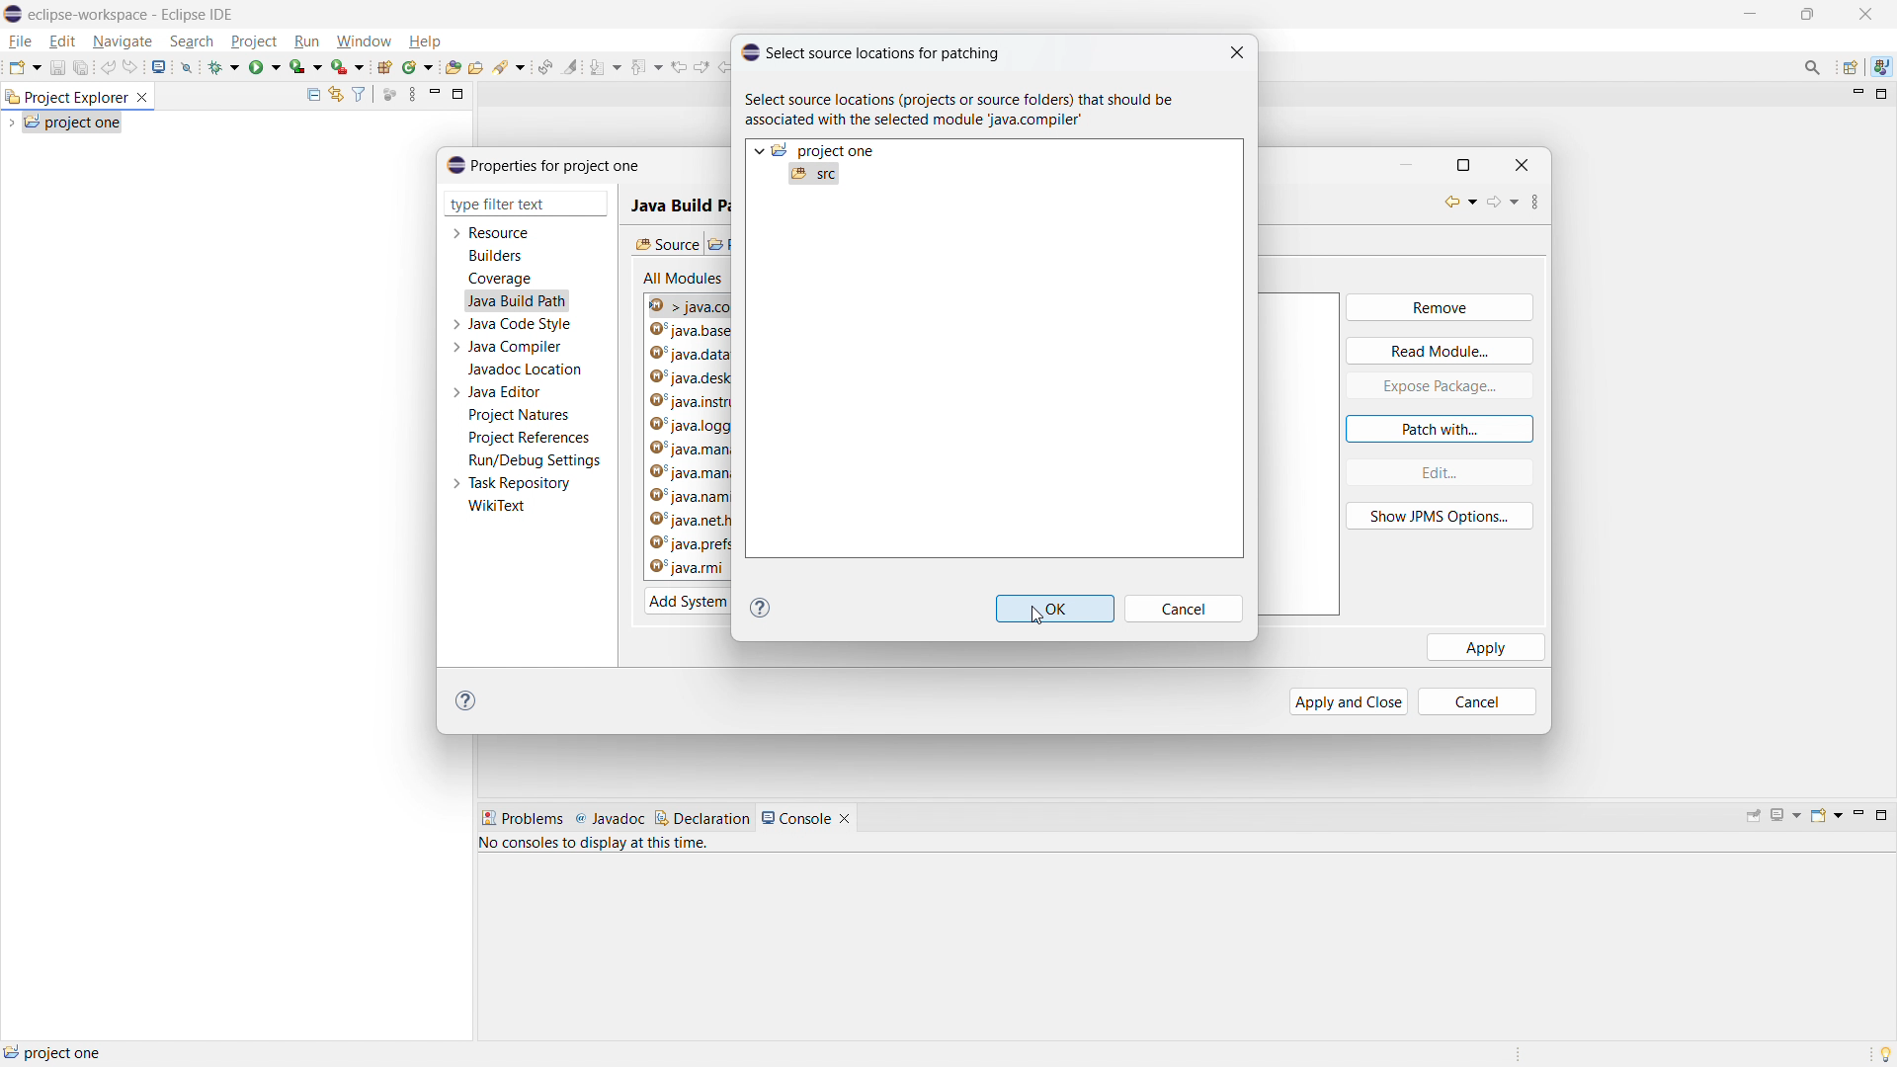 The height and width of the screenshot is (1067, 1897). What do you see at coordinates (521, 483) in the screenshot?
I see `task repository` at bounding box center [521, 483].